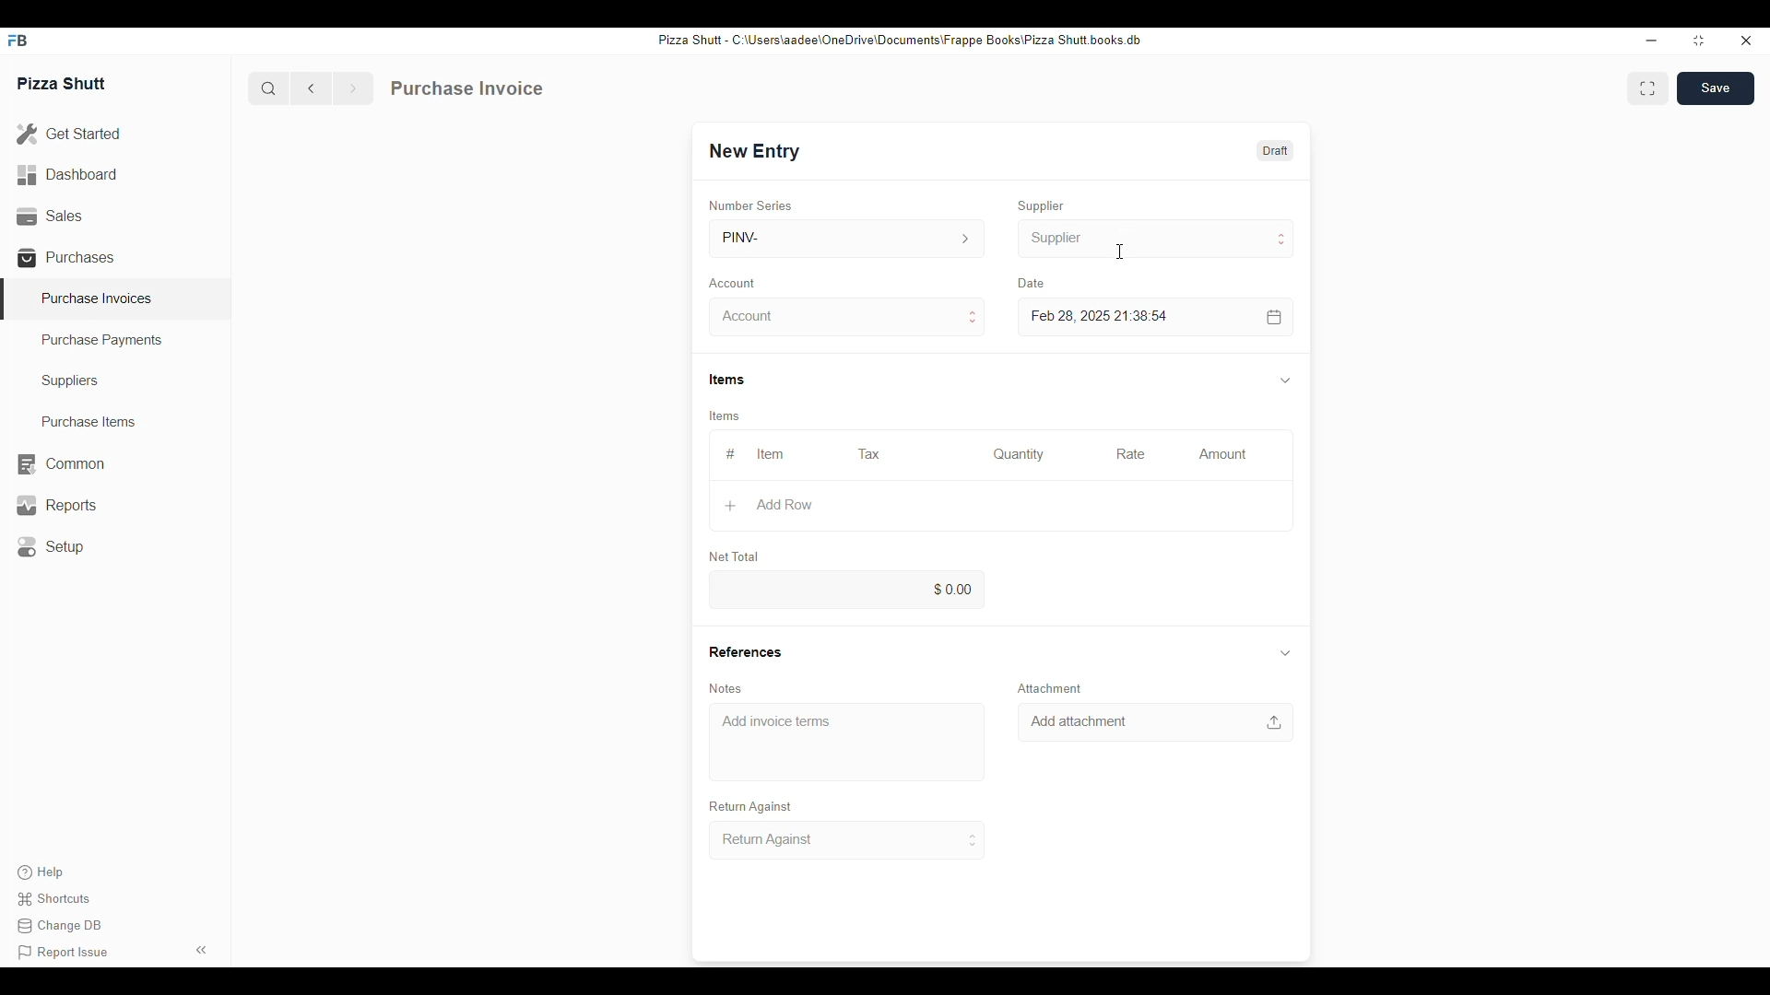 The height and width of the screenshot is (995, 1770). What do you see at coordinates (726, 417) in the screenshot?
I see `Items` at bounding box center [726, 417].